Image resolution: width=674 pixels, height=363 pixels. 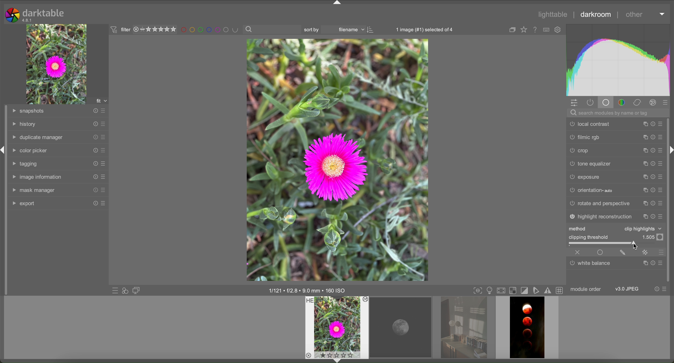 I want to click on history tab, so click(x=24, y=124).